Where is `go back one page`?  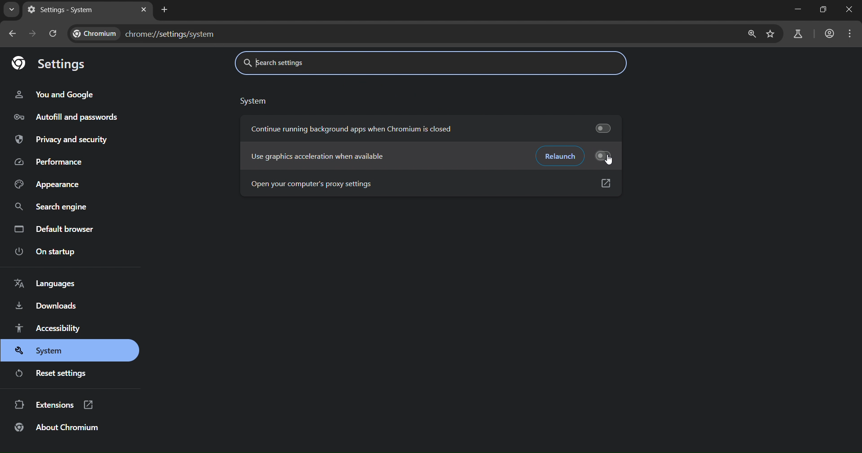
go back one page is located at coordinates (13, 34).